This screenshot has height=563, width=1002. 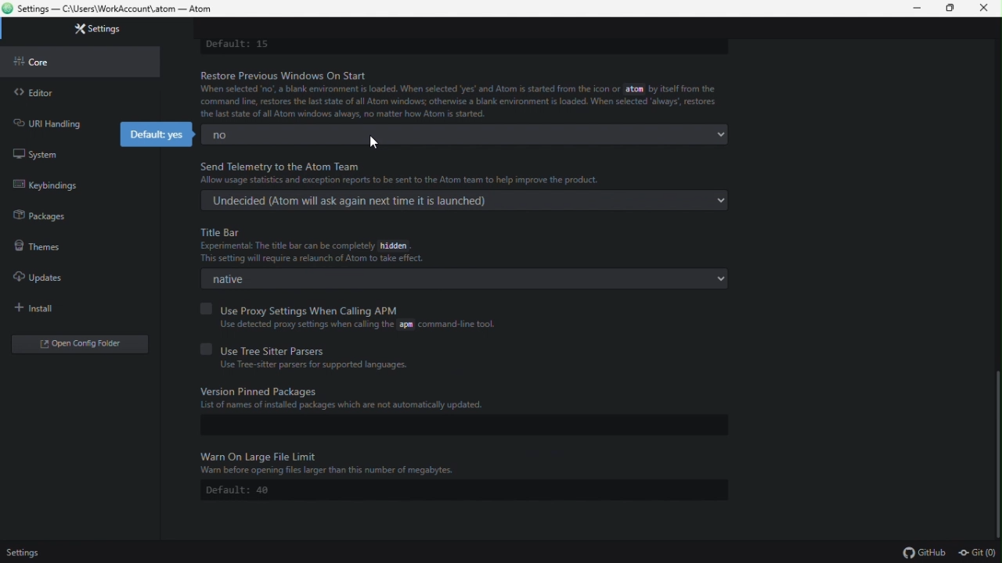 I want to click on Default: 40, so click(x=247, y=491).